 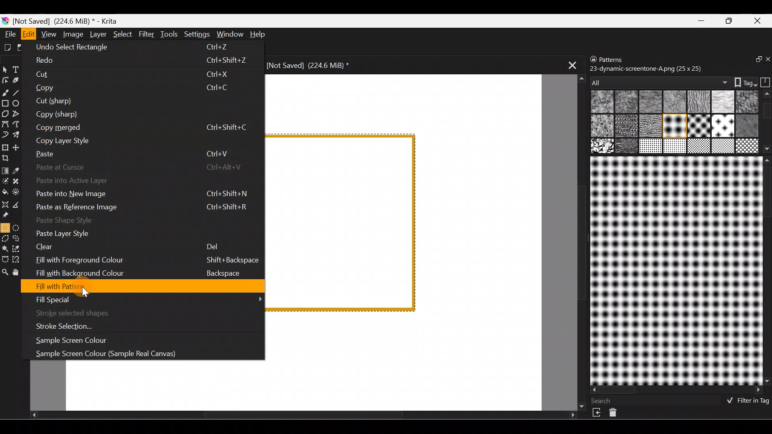 What do you see at coordinates (143, 48) in the screenshot?
I see `Undo select rectangle` at bounding box center [143, 48].